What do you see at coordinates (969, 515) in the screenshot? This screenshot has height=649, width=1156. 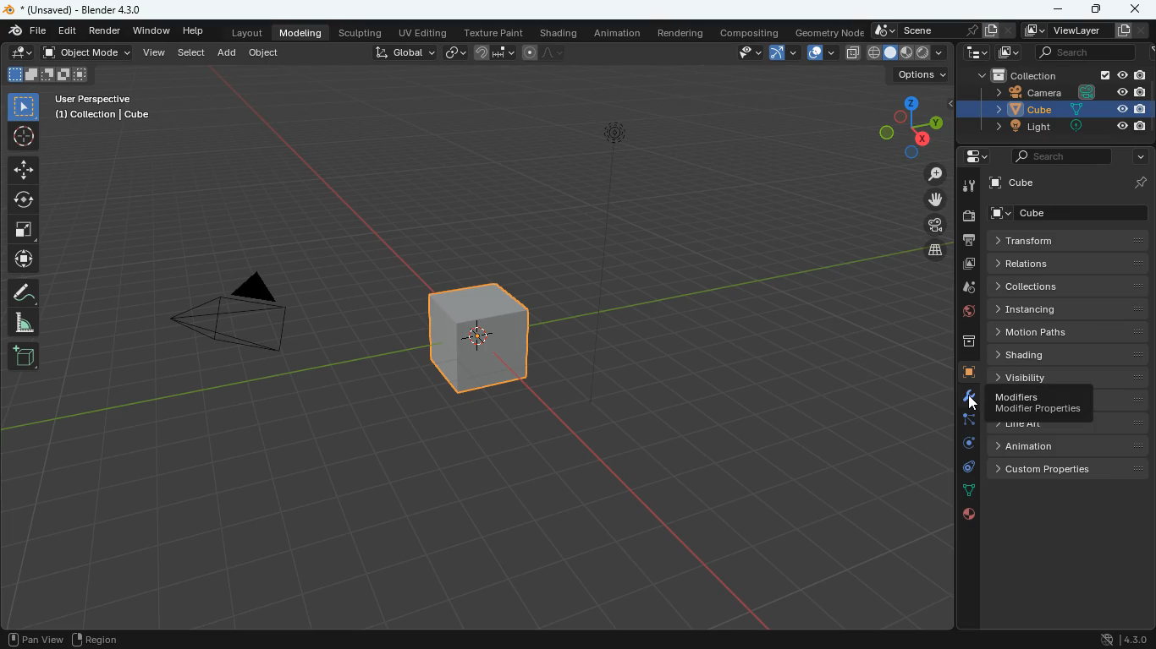 I see `public` at bounding box center [969, 515].